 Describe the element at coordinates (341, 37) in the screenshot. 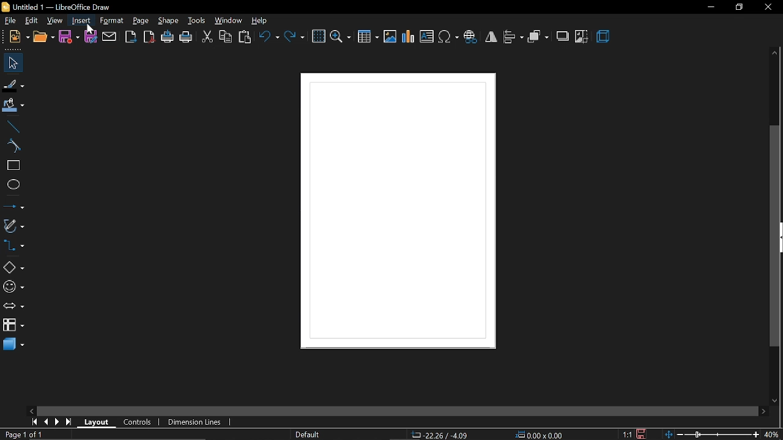

I see `zoom` at that location.